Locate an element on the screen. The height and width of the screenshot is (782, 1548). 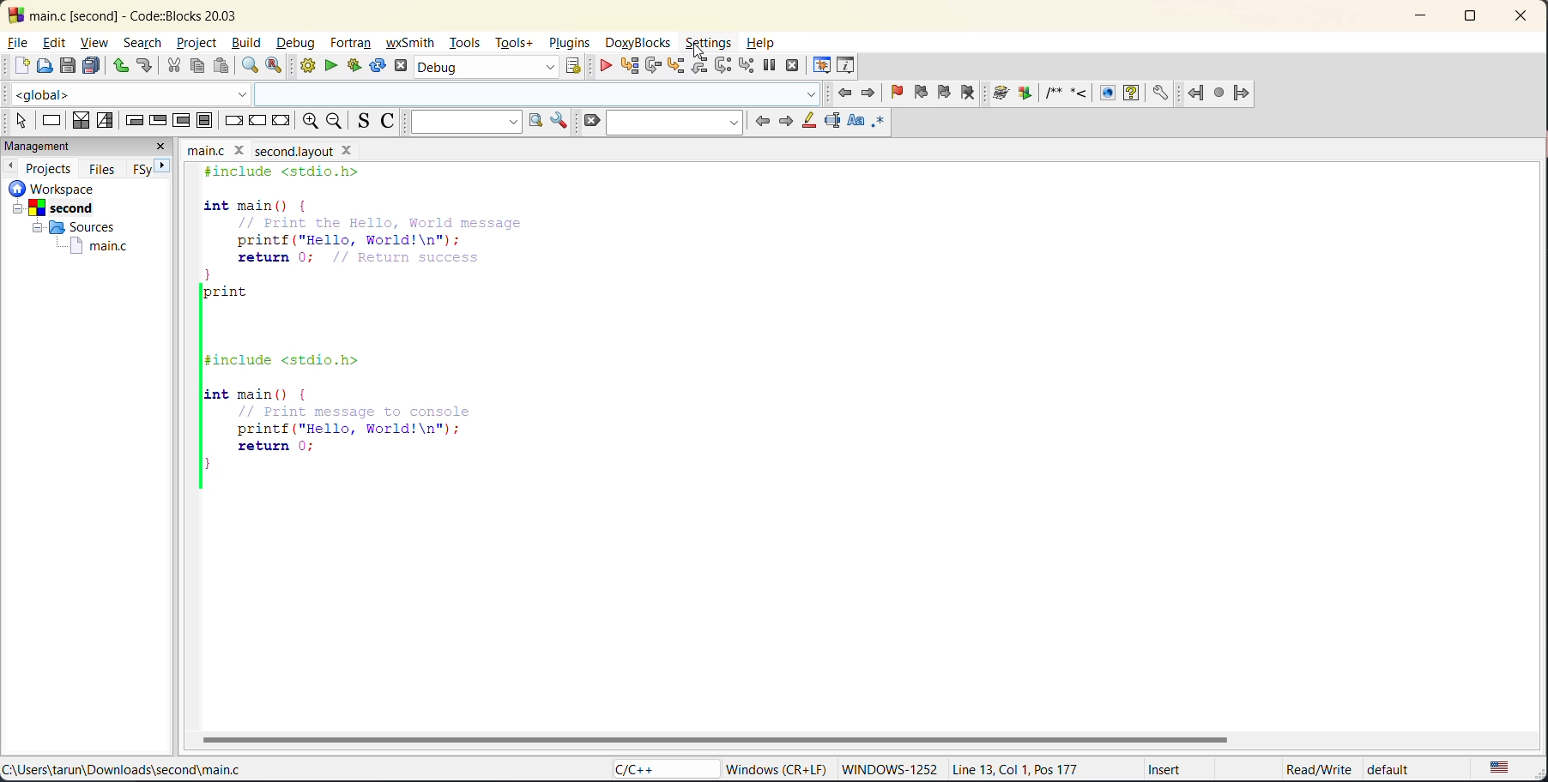
wxsmith is located at coordinates (414, 42).